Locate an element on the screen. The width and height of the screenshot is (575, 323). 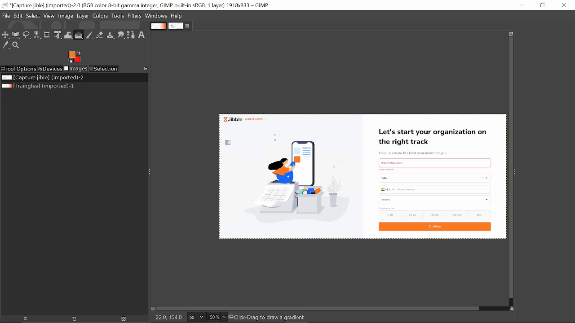
Current file is located at coordinates (43, 78).